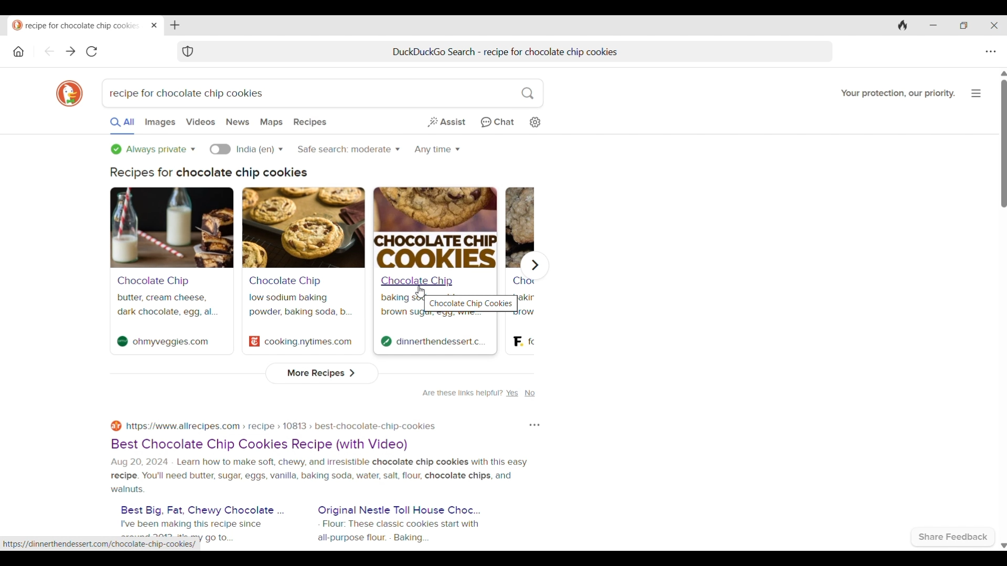 The width and height of the screenshot is (1007, 566). What do you see at coordinates (285, 281) in the screenshot?
I see `Chocolate Chip` at bounding box center [285, 281].